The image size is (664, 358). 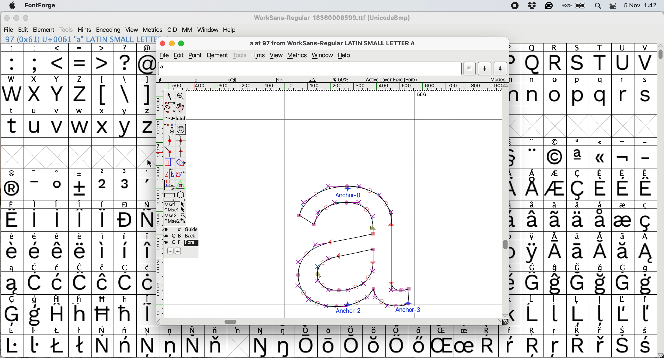 What do you see at coordinates (103, 216) in the screenshot?
I see `symbol` at bounding box center [103, 216].